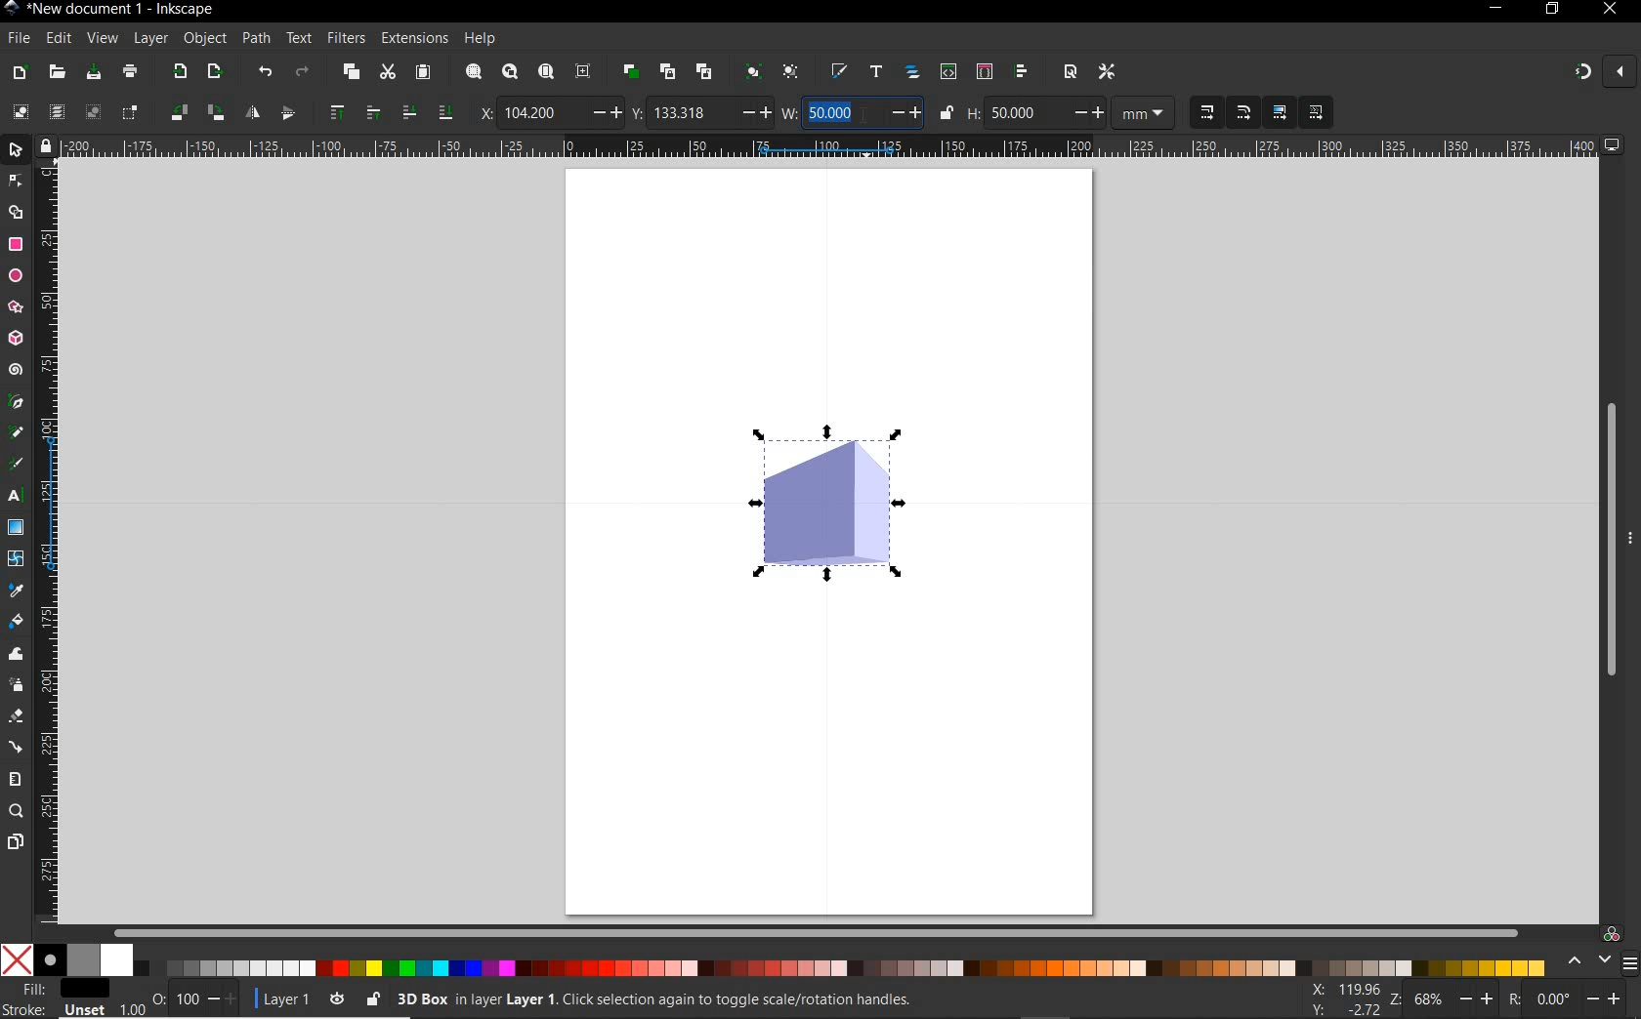 Image resolution: width=1641 pixels, height=1019 pixels. What do you see at coordinates (1146, 114) in the screenshot?
I see `measurement` at bounding box center [1146, 114].